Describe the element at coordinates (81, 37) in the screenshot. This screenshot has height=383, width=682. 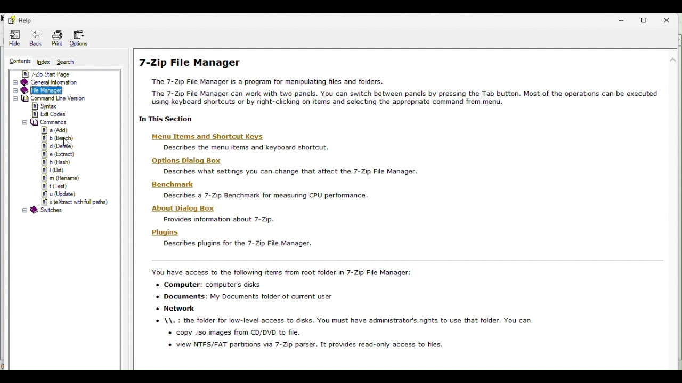
I see `Options` at that location.